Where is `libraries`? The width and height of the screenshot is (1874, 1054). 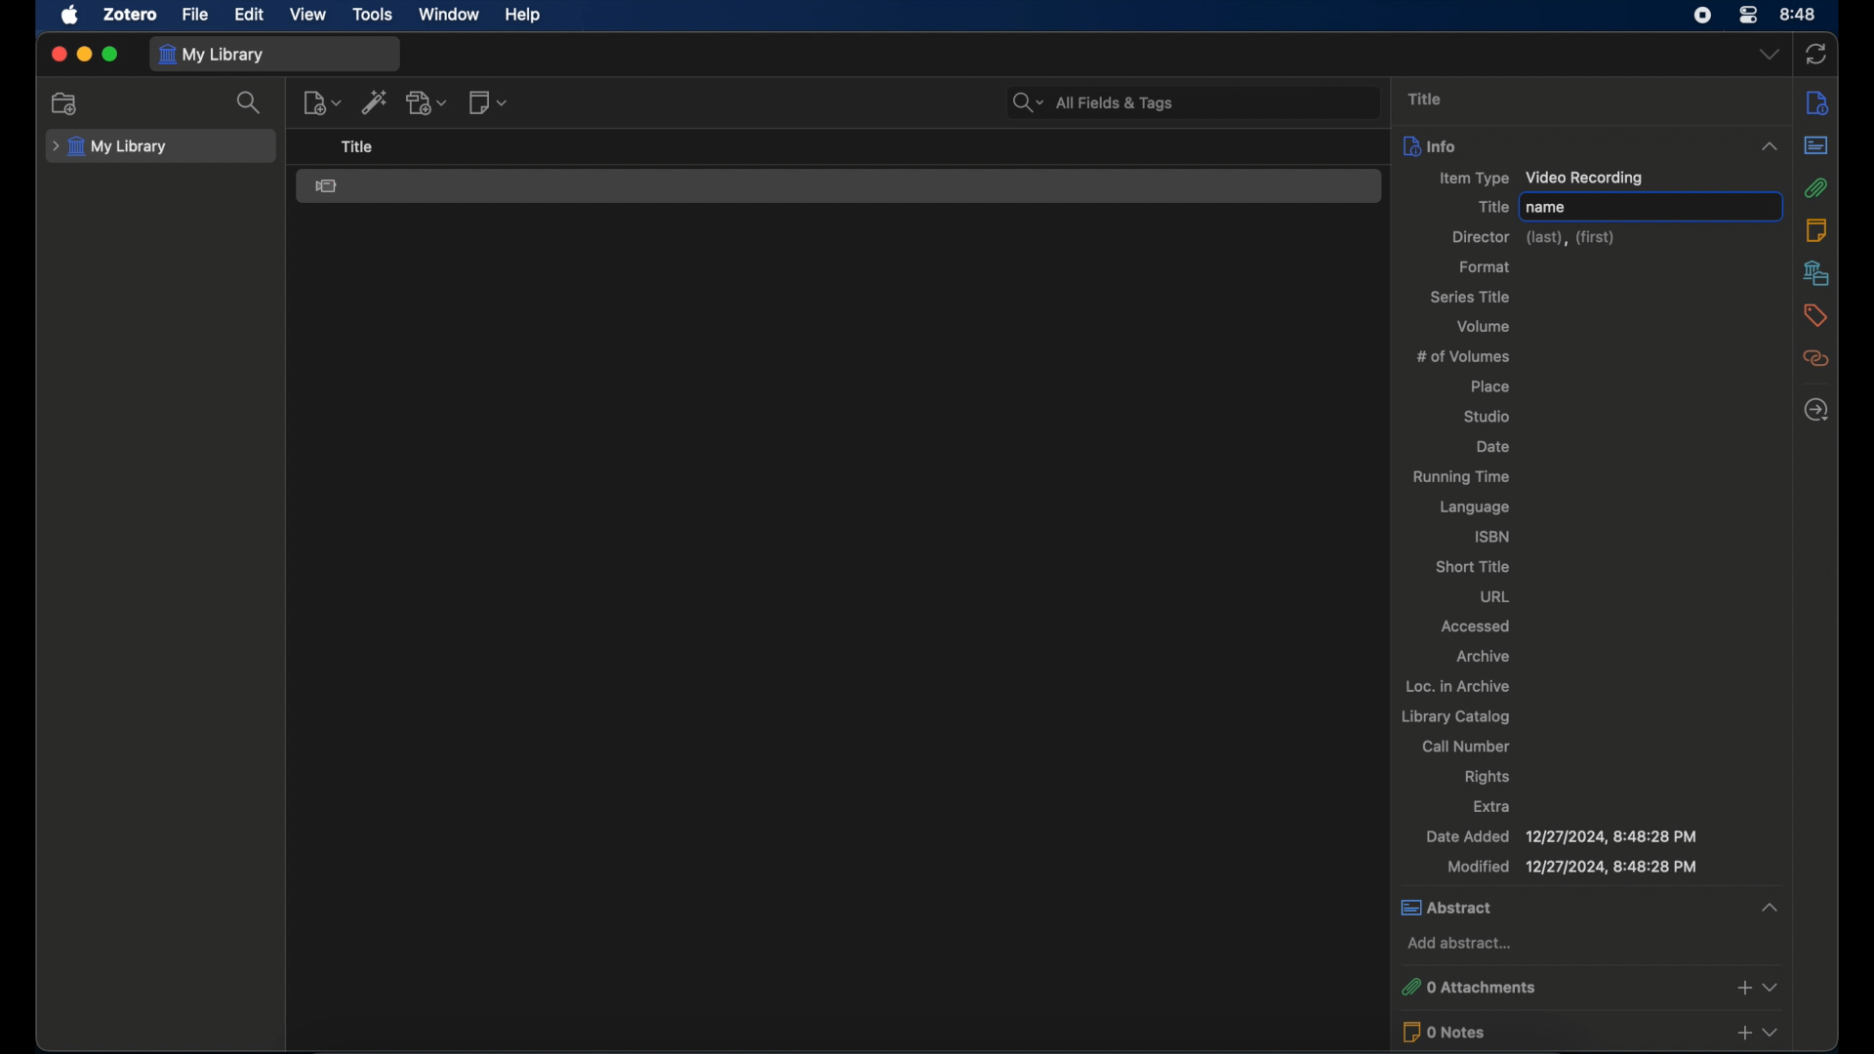
libraries is located at coordinates (1816, 272).